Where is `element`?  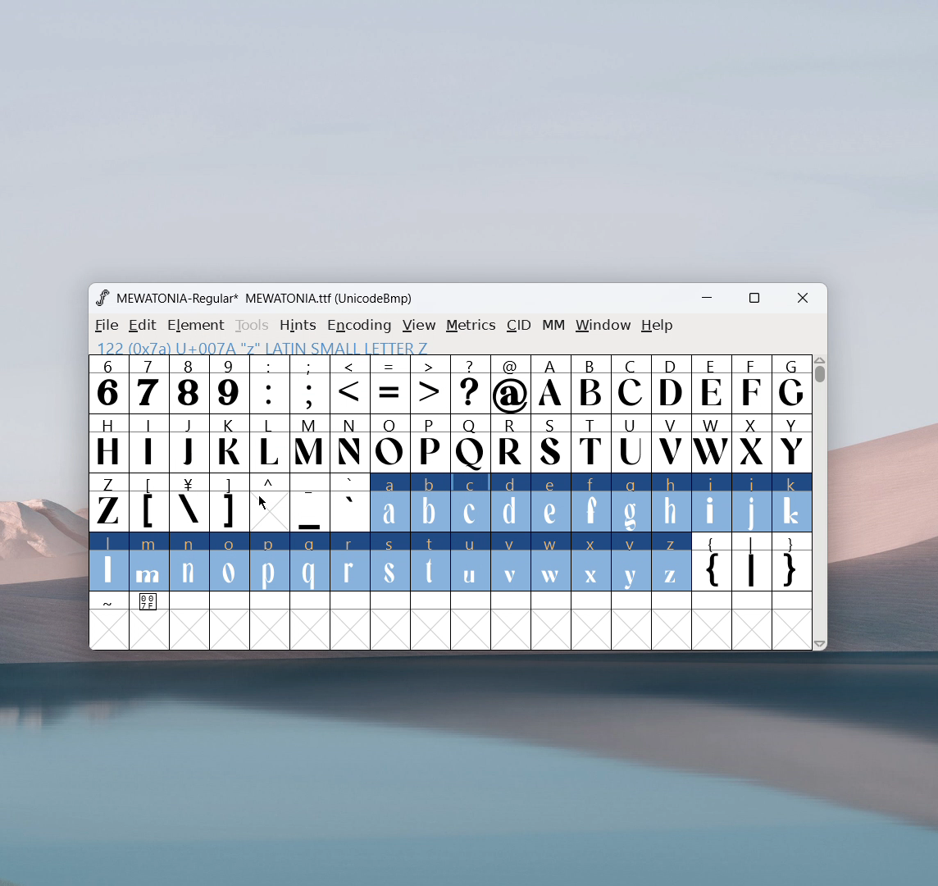
element is located at coordinates (196, 326).